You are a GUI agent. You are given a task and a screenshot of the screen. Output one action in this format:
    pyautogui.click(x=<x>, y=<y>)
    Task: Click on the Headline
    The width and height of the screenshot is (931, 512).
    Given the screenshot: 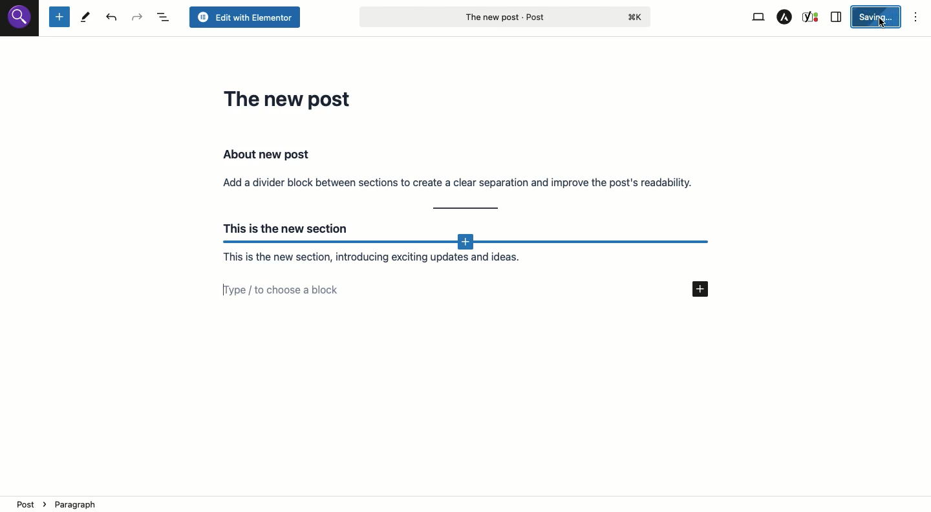 What is the action you would take?
    pyautogui.click(x=290, y=98)
    